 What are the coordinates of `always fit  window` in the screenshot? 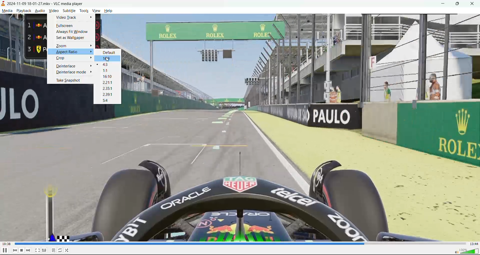 It's located at (74, 32).